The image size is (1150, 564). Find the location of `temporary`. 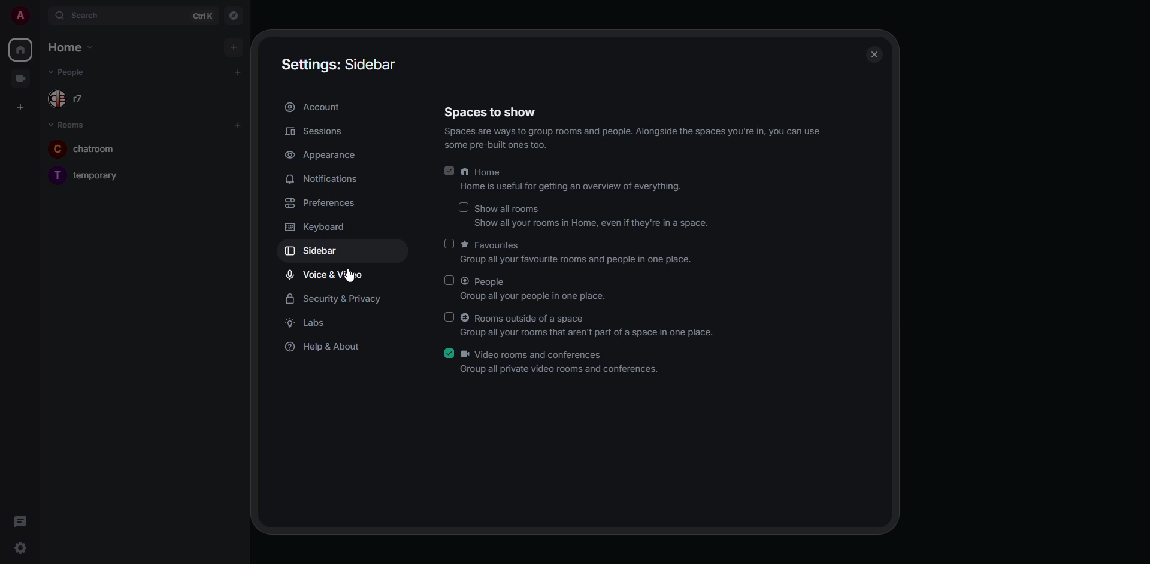

temporary is located at coordinates (88, 174).